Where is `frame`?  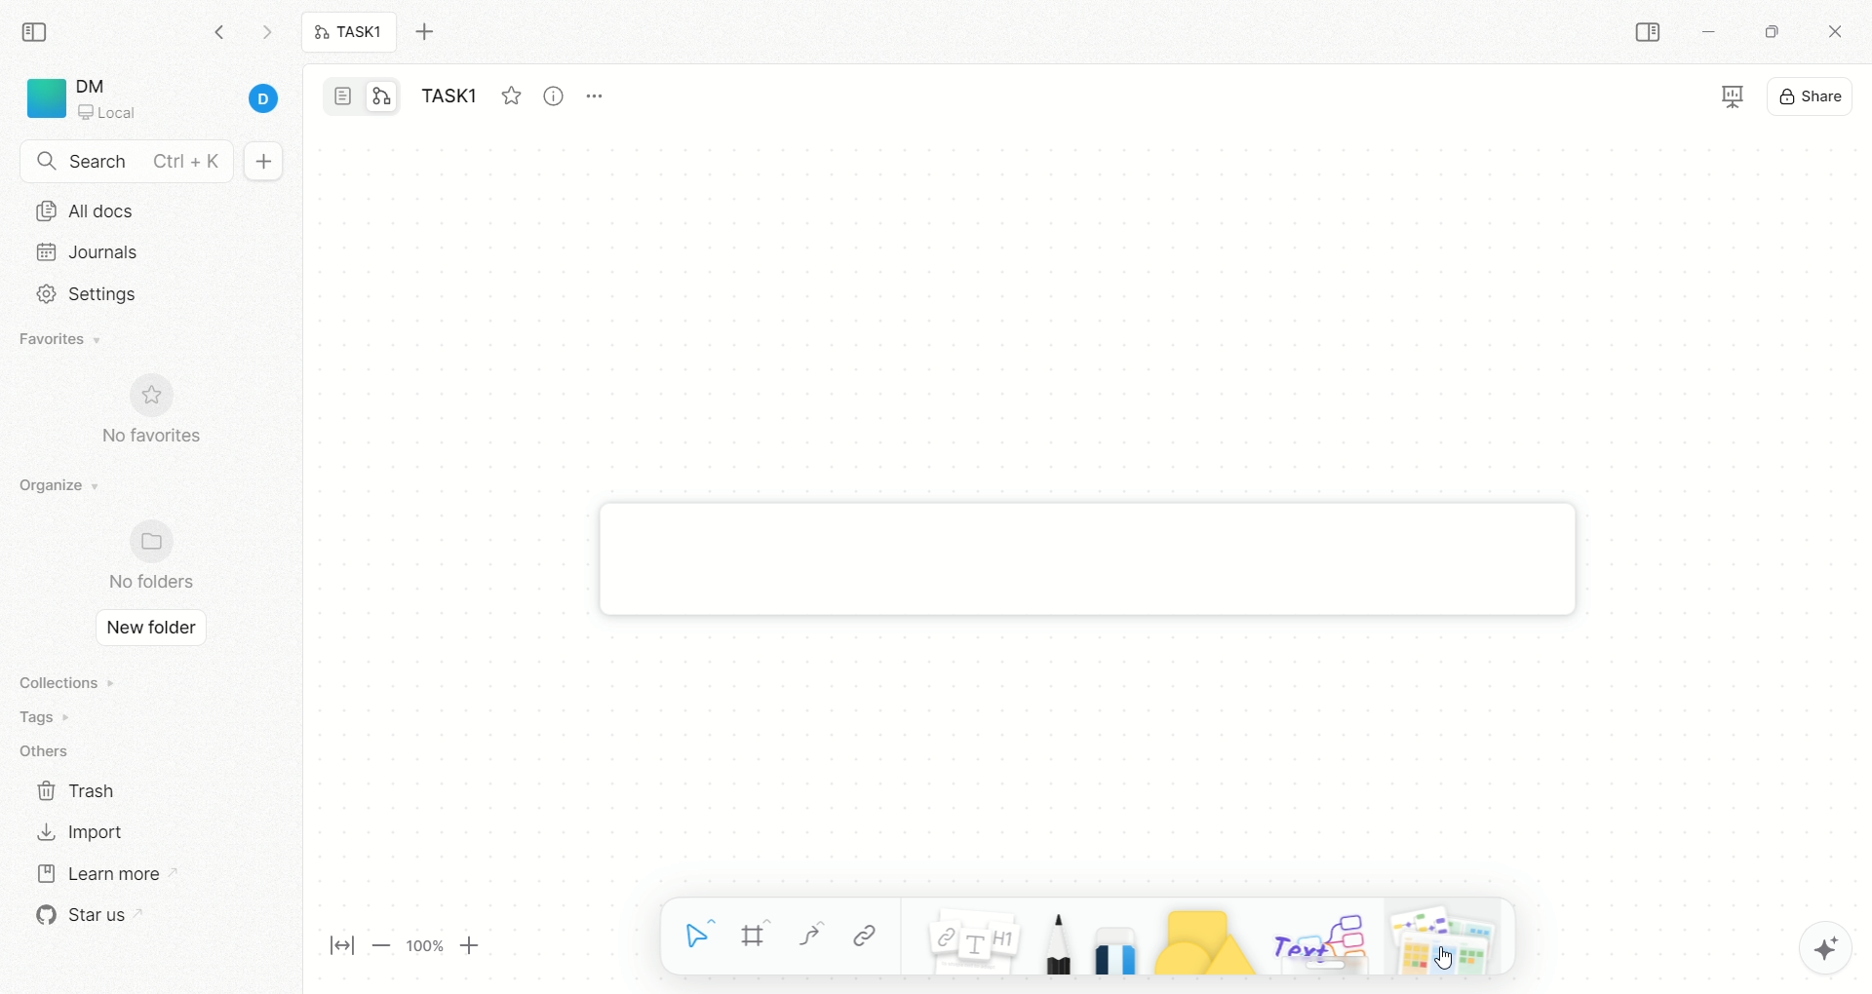
frame is located at coordinates (763, 938).